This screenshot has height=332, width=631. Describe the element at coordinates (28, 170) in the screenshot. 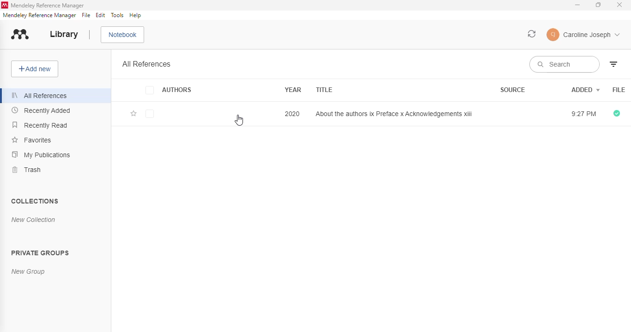

I see `trash` at that location.